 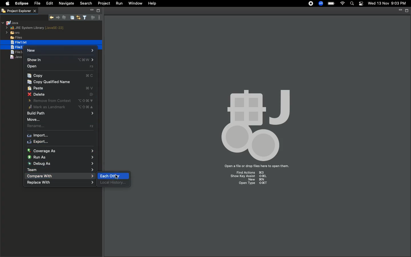 What do you see at coordinates (13, 37) in the screenshot?
I see `Files` at bounding box center [13, 37].